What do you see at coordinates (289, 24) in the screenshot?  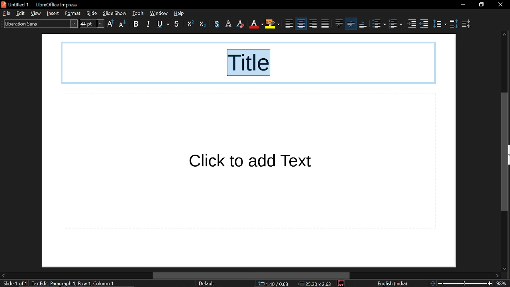 I see `center` at bounding box center [289, 24].